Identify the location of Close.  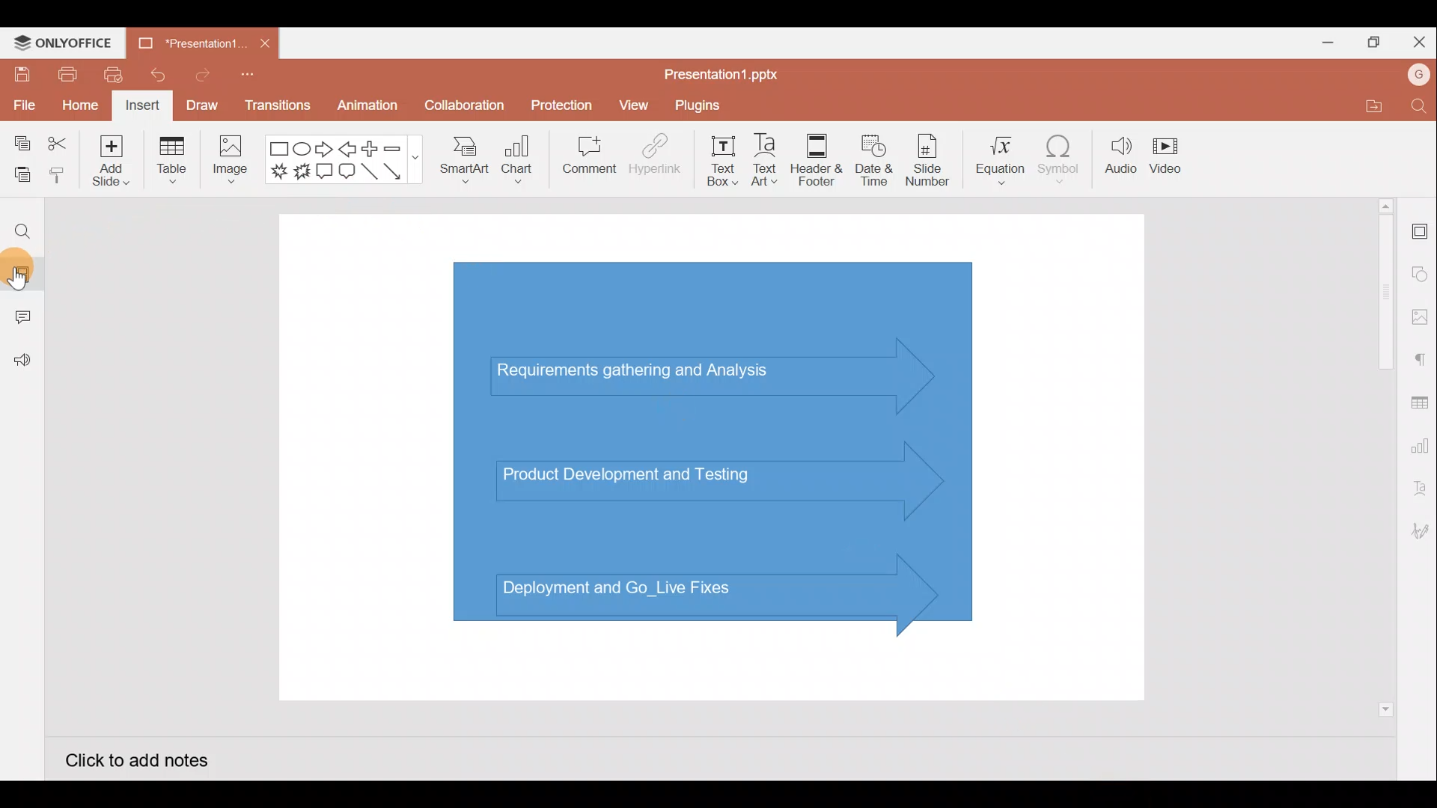
(1421, 40).